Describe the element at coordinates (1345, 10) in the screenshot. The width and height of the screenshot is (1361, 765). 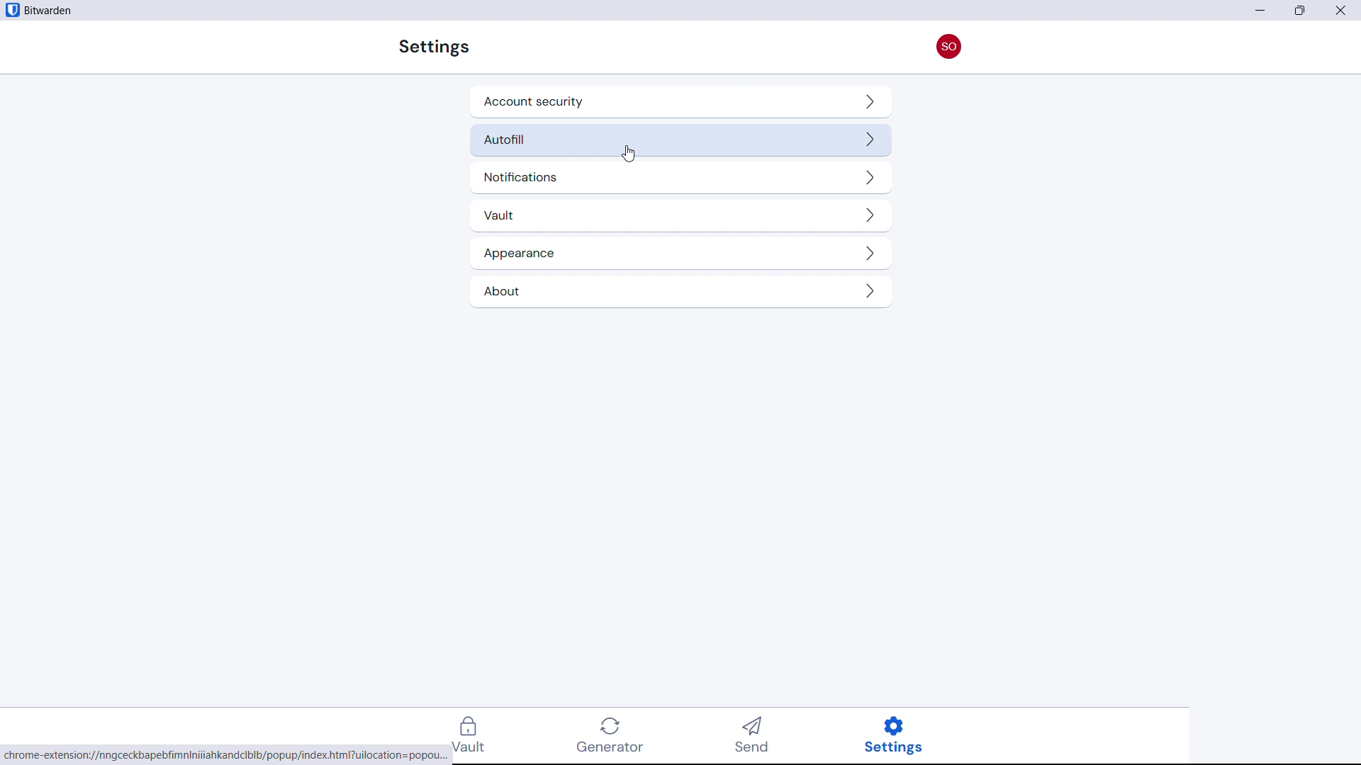
I see `close ` at that location.